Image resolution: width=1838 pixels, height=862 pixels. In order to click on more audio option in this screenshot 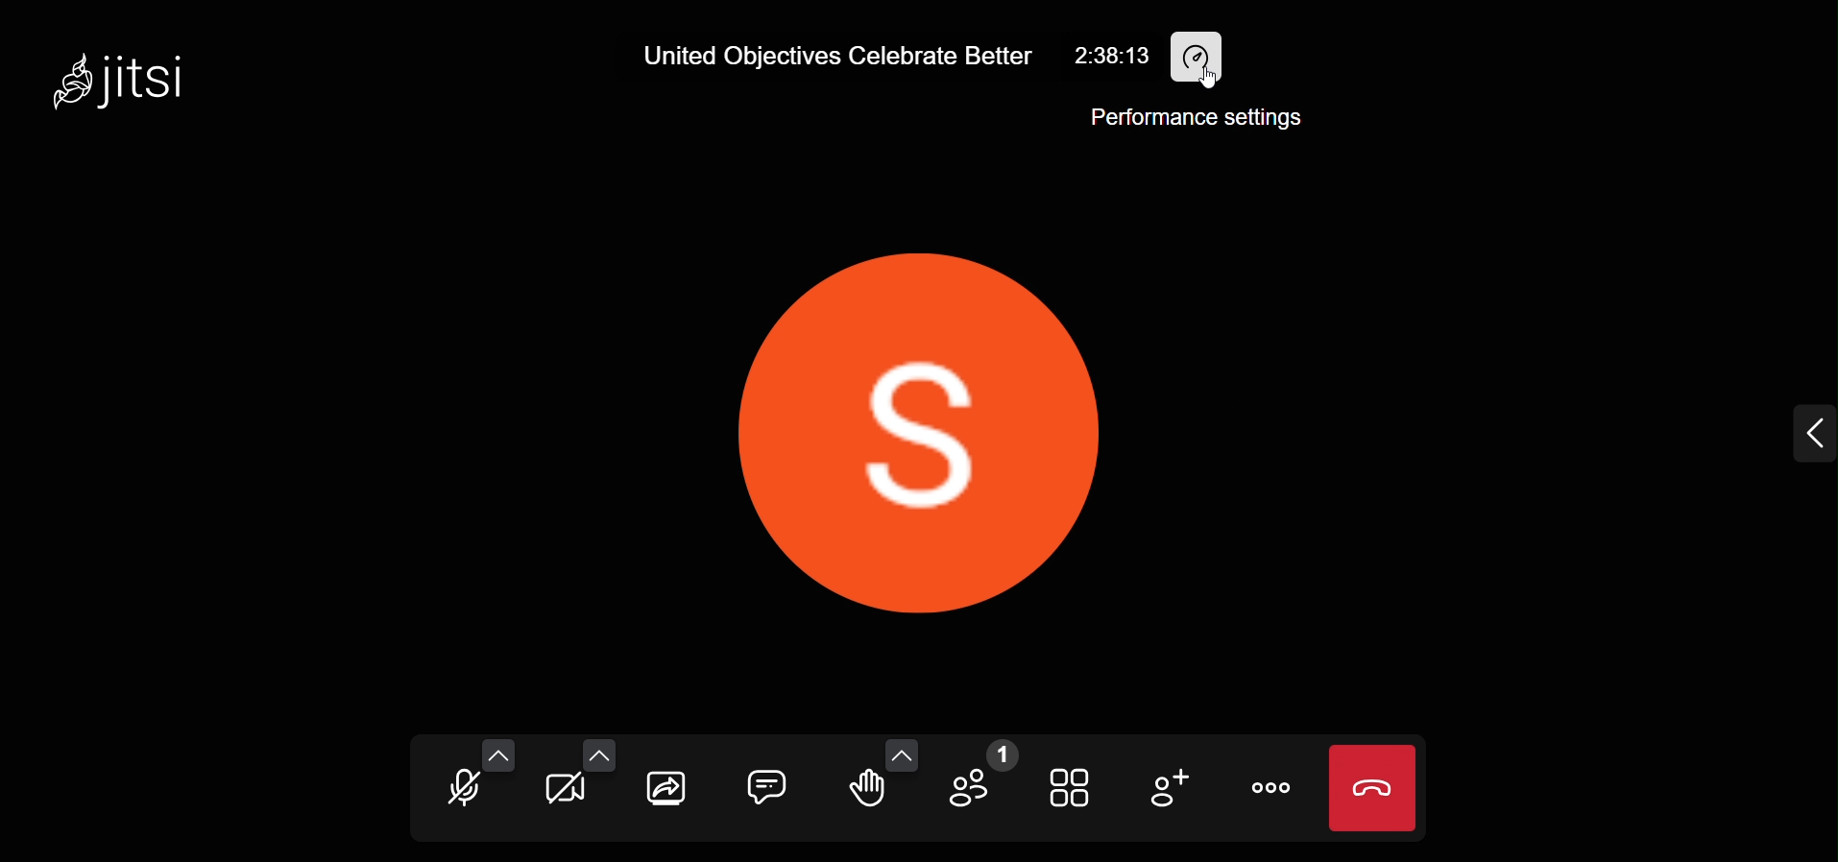, I will do `click(496, 754)`.